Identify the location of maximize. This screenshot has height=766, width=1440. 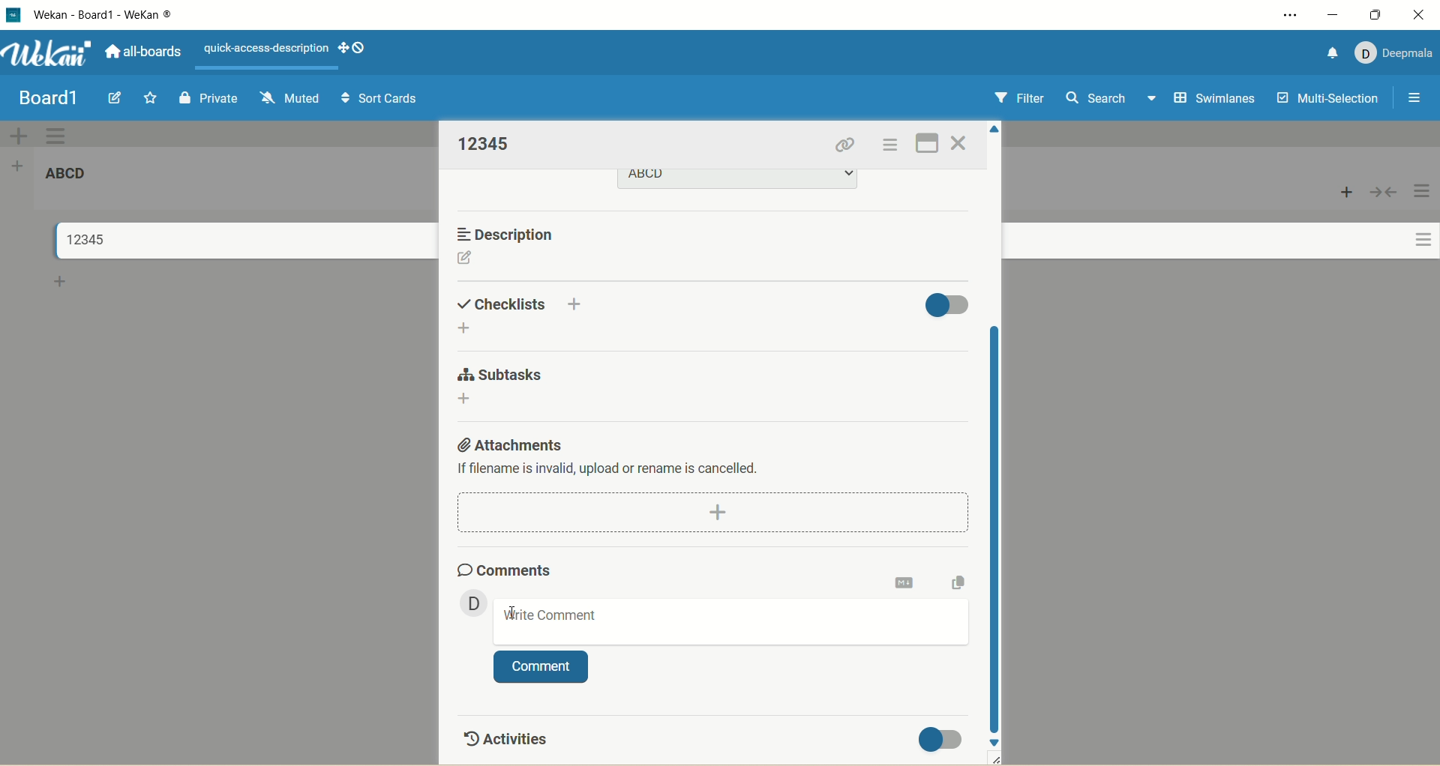
(1378, 14).